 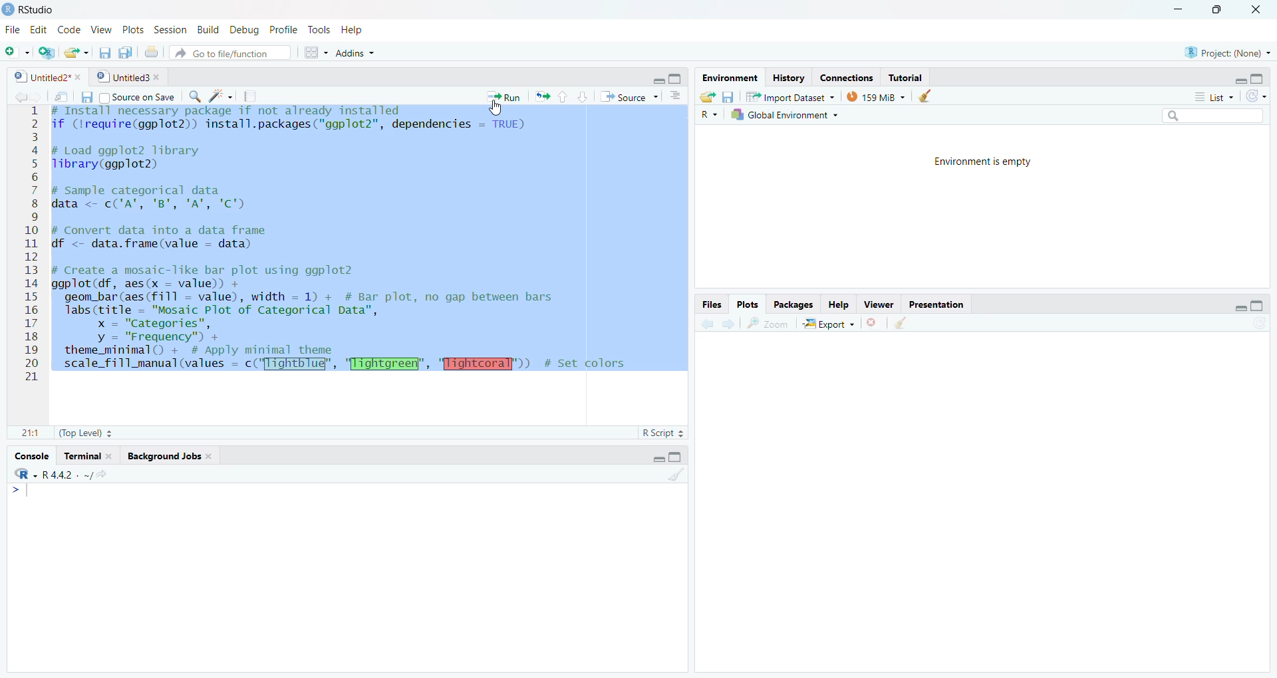 I want to click on # Create a mosaic-like bar plot using ggplot2
ggplot (df, aes(x = value)) +
geom_bar (aes (fill = value), width = 1) + # Bar plot, no gap between bars
labs (title = "Mosaic Plot of Categorical Data",
x = "Categories",
y = "Frequency") +
theme_minimal() + # Apply minimal theme
| scale_fill_manual(values - c('(Tightblue", '[Tightoreen’, 'JHOAECOREN")) # Set colors, so click(x=343, y=324).